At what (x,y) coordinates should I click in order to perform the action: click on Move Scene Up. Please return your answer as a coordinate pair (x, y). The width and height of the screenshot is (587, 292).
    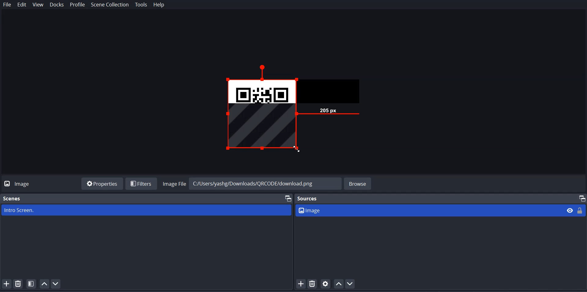
    Looking at the image, I should click on (44, 283).